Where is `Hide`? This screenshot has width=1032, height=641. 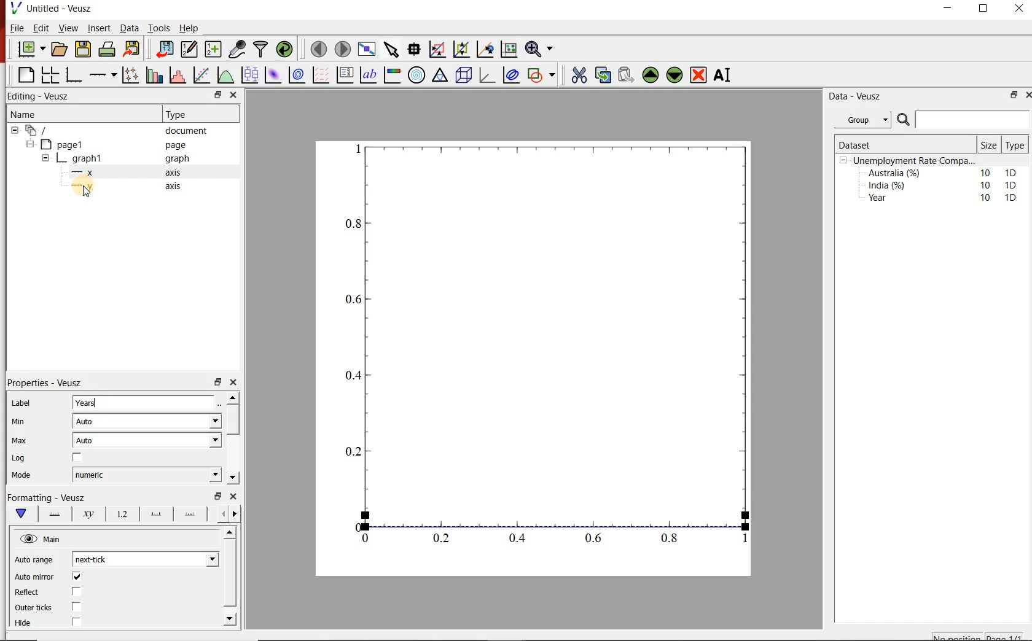
Hide is located at coordinates (24, 623).